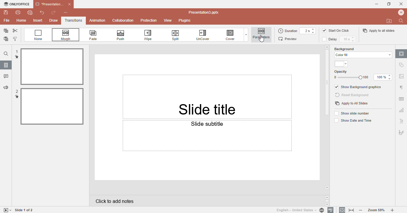  What do you see at coordinates (298, 31) in the screenshot?
I see `Duration` at bounding box center [298, 31].